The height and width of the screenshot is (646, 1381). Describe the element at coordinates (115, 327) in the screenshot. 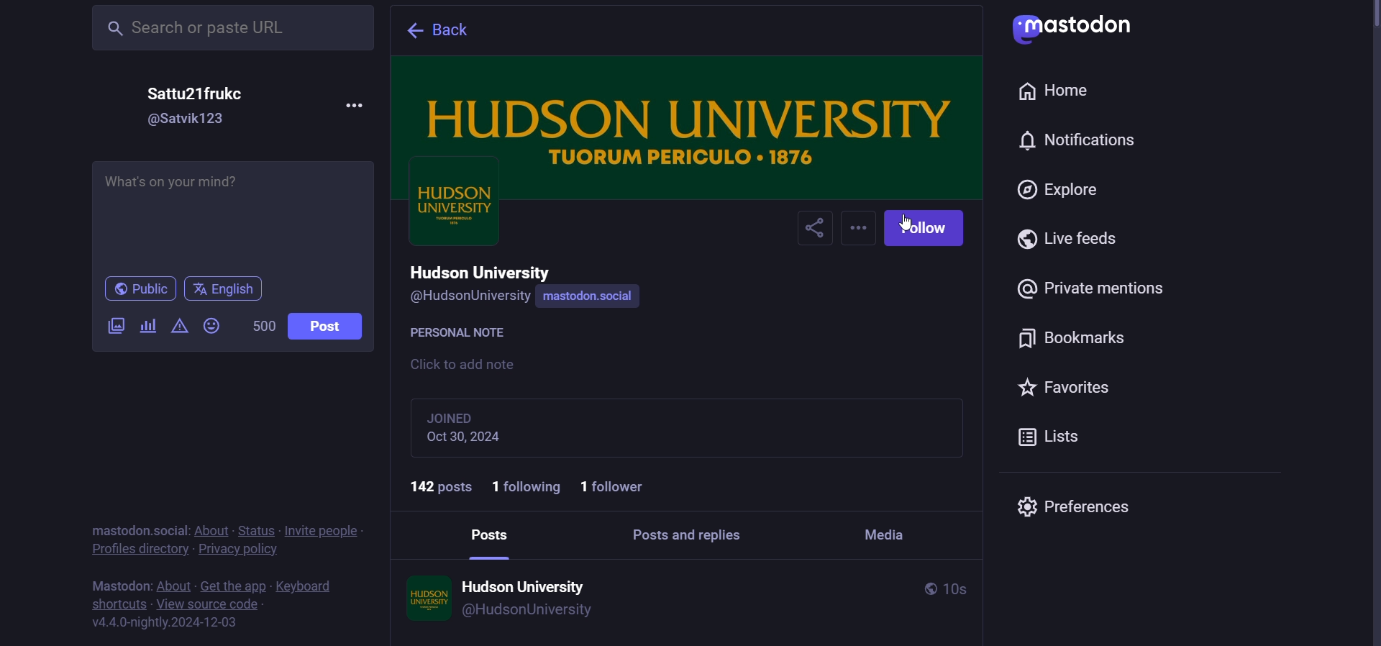

I see `images/videos` at that location.